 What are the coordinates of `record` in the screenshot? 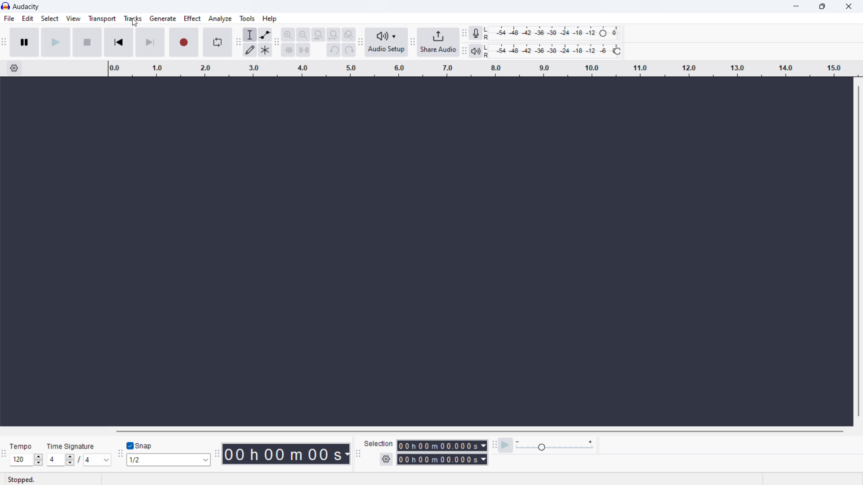 It's located at (183, 42).